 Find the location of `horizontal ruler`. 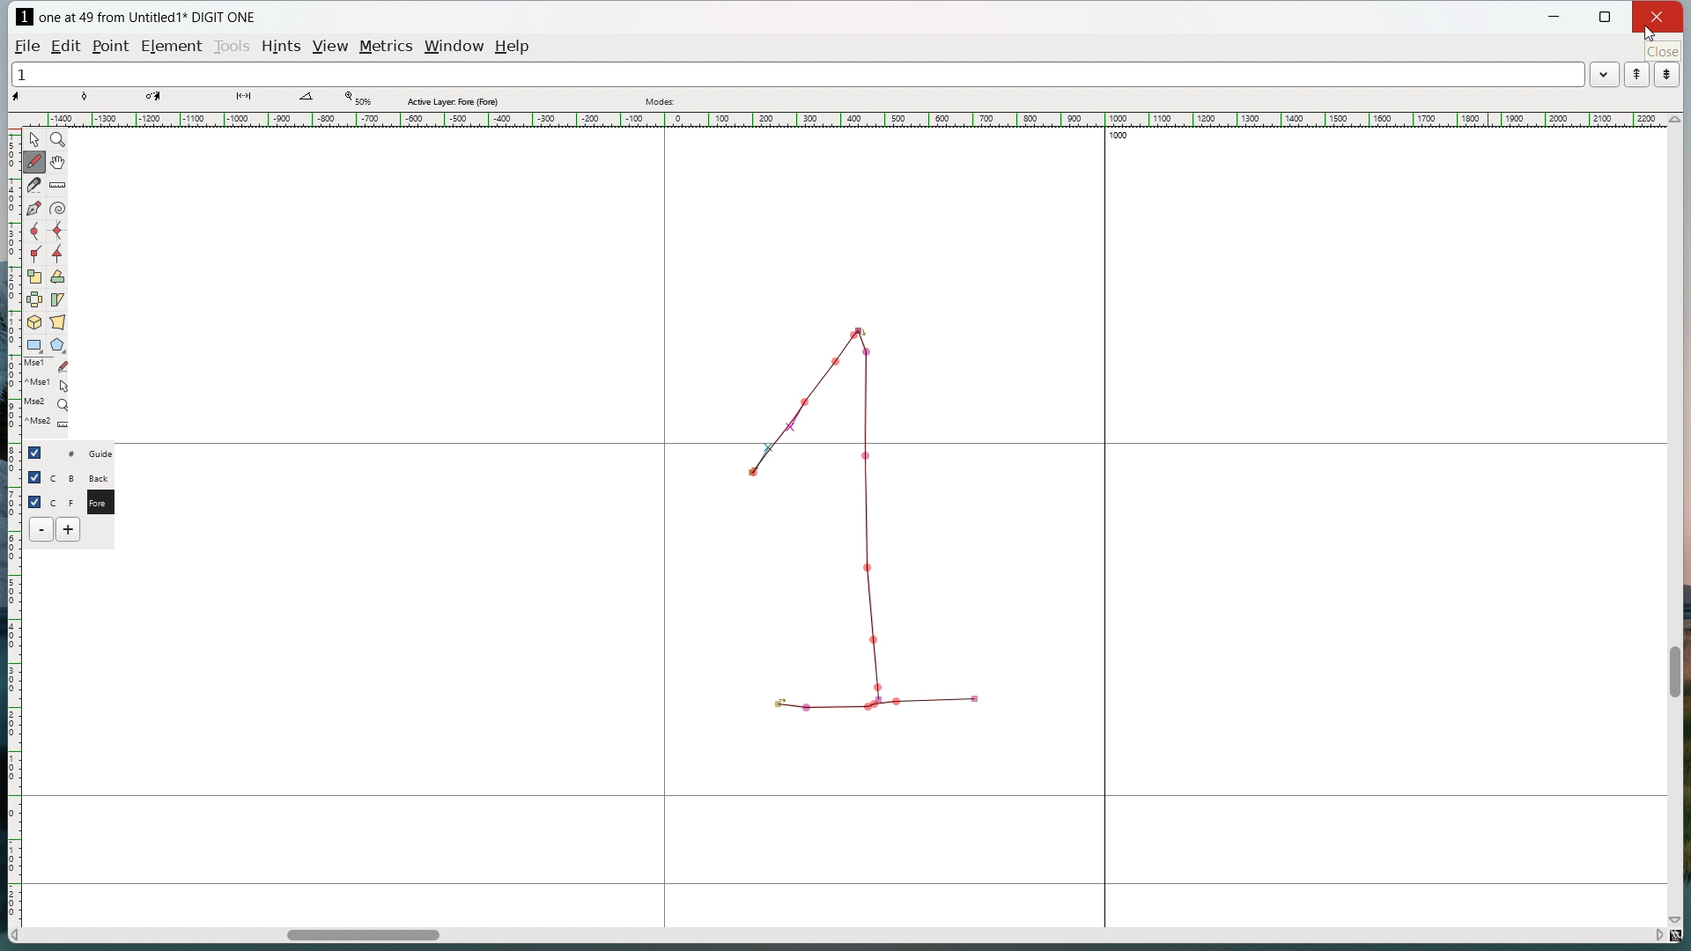

horizontal ruler is located at coordinates (842, 120).